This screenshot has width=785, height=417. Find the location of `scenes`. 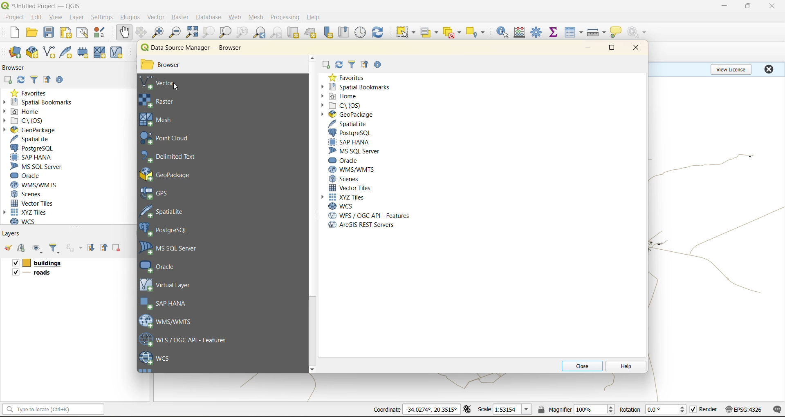

scenes is located at coordinates (27, 194).